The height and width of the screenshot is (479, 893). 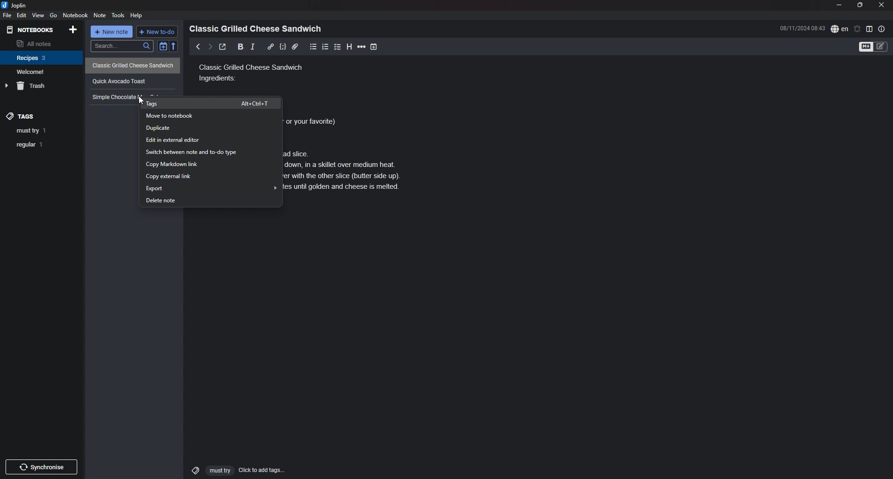 What do you see at coordinates (124, 79) in the screenshot?
I see `quick avocado toast` at bounding box center [124, 79].